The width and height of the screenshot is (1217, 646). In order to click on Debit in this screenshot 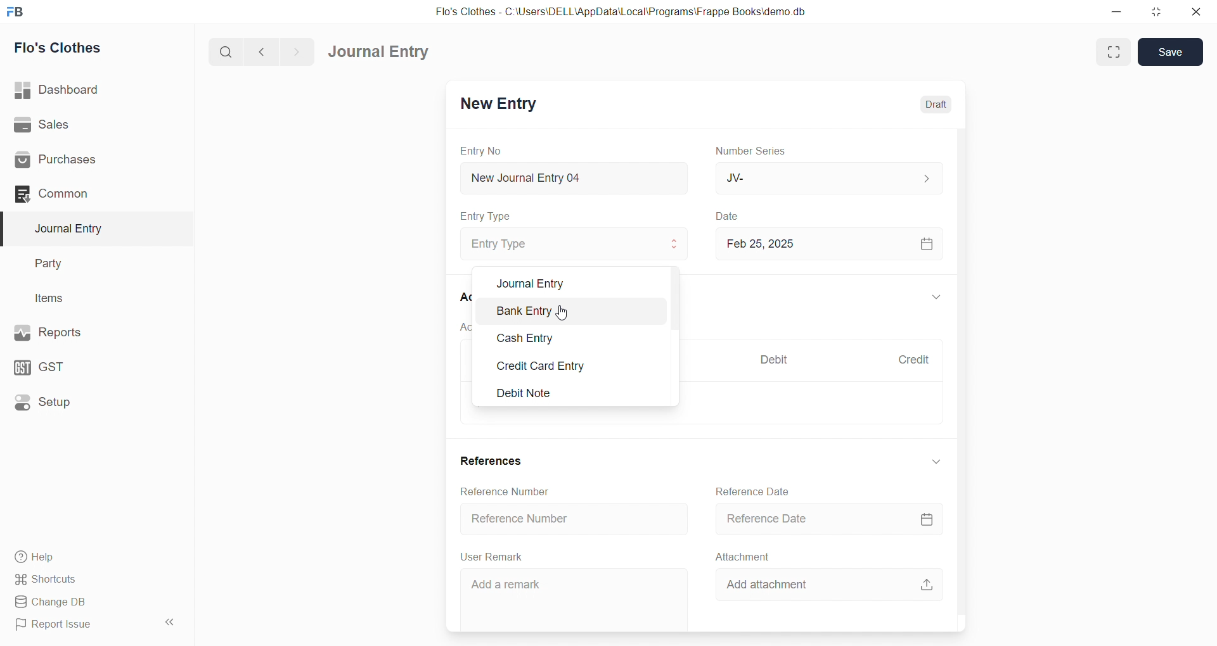, I will do `click(775, 361)`.